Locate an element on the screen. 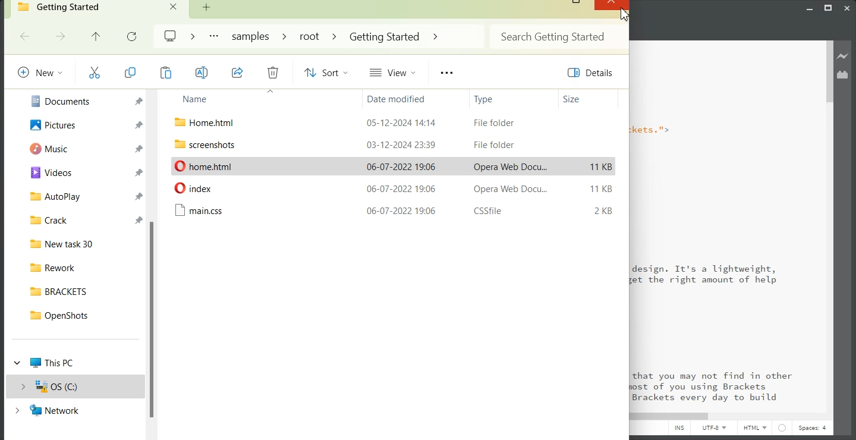 Image resolution: width=856 pixels, height=440 pixels. Videos is located at coordinates (82, 173).